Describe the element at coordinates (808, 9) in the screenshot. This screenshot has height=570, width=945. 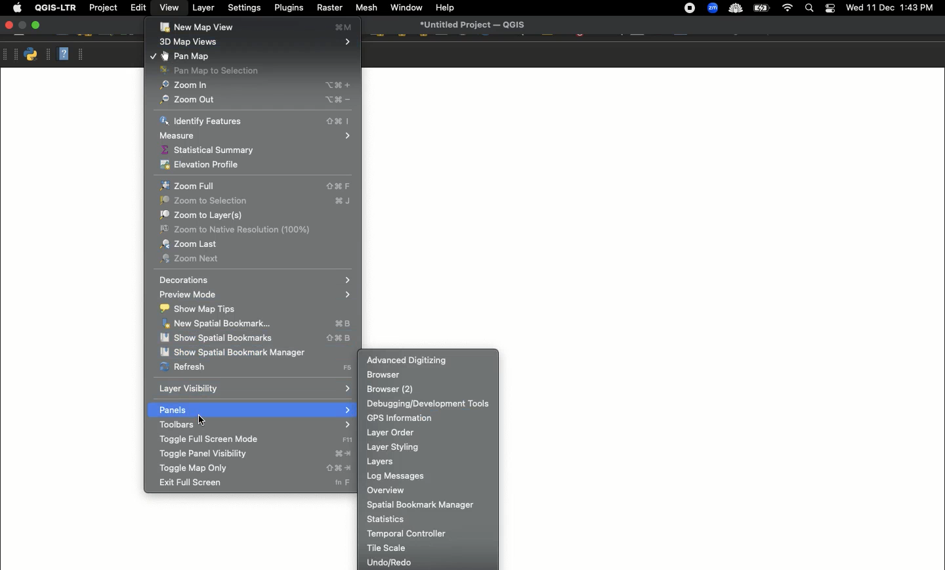
I see `Search` at that location.